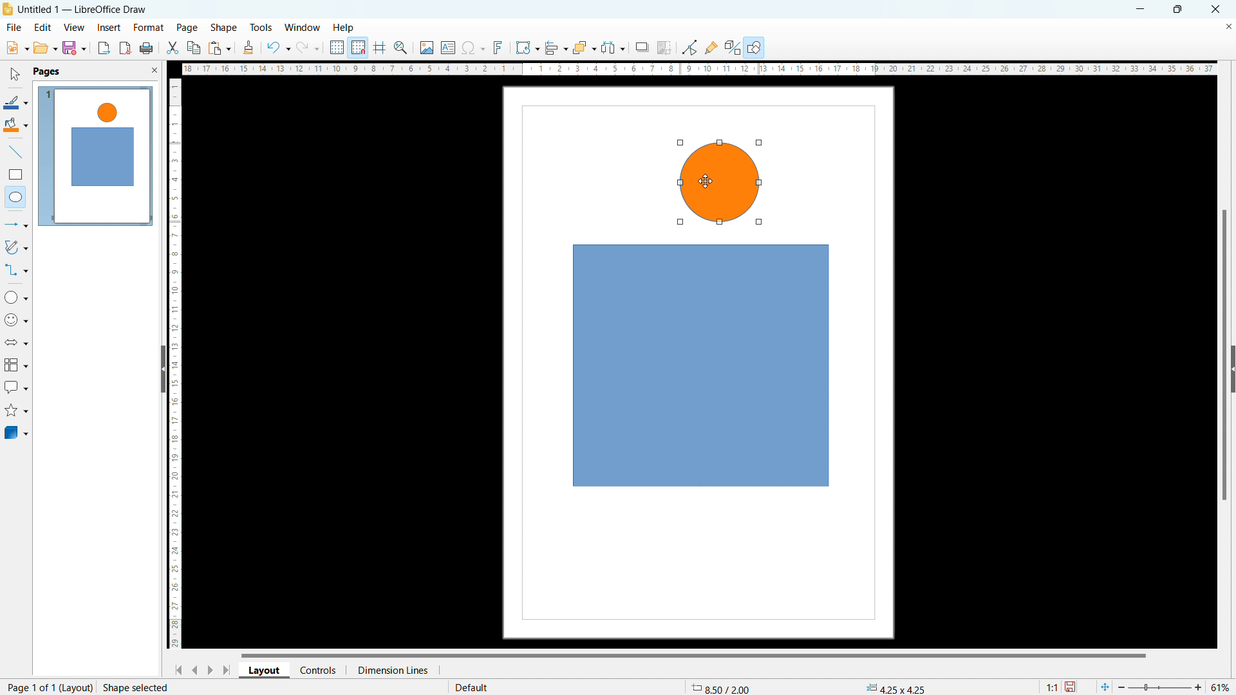  Describe the element at coordinates (75, 687) in the screenshot. I see `layout` at that location.